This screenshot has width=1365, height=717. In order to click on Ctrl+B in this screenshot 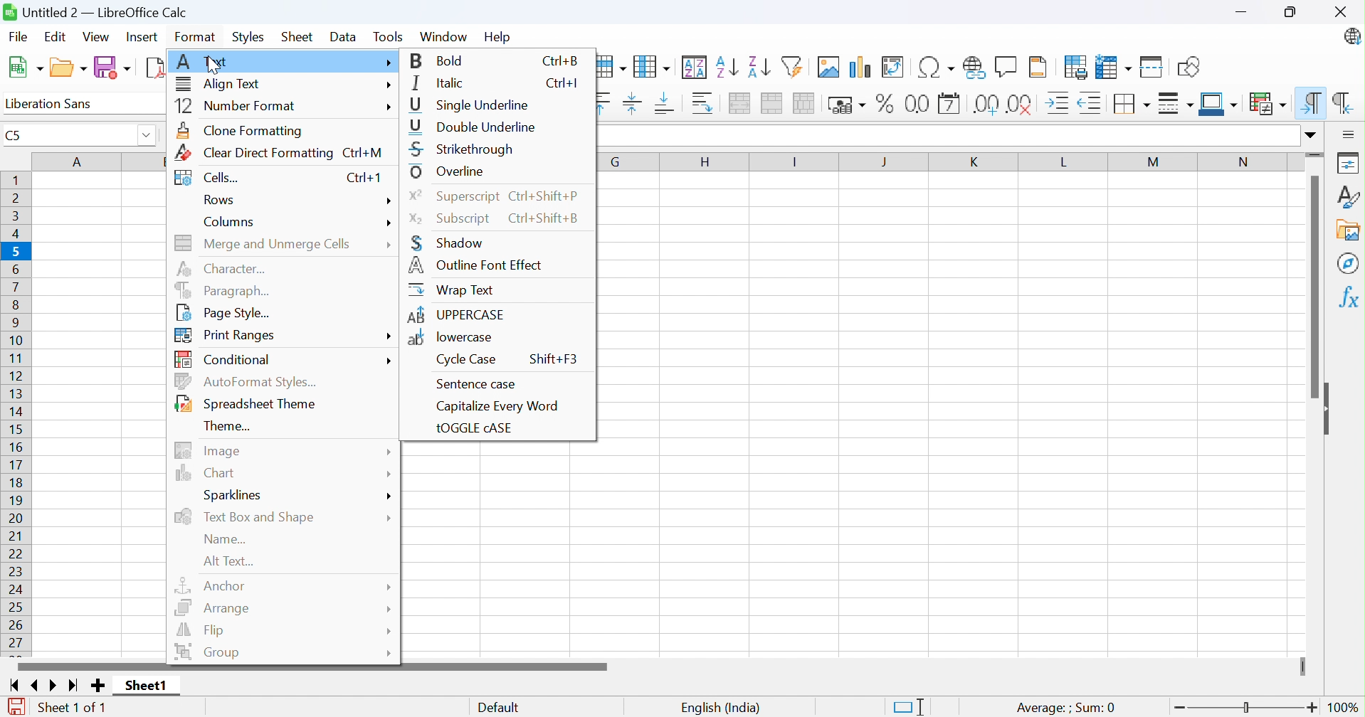, I will do `click(559, 60)`.